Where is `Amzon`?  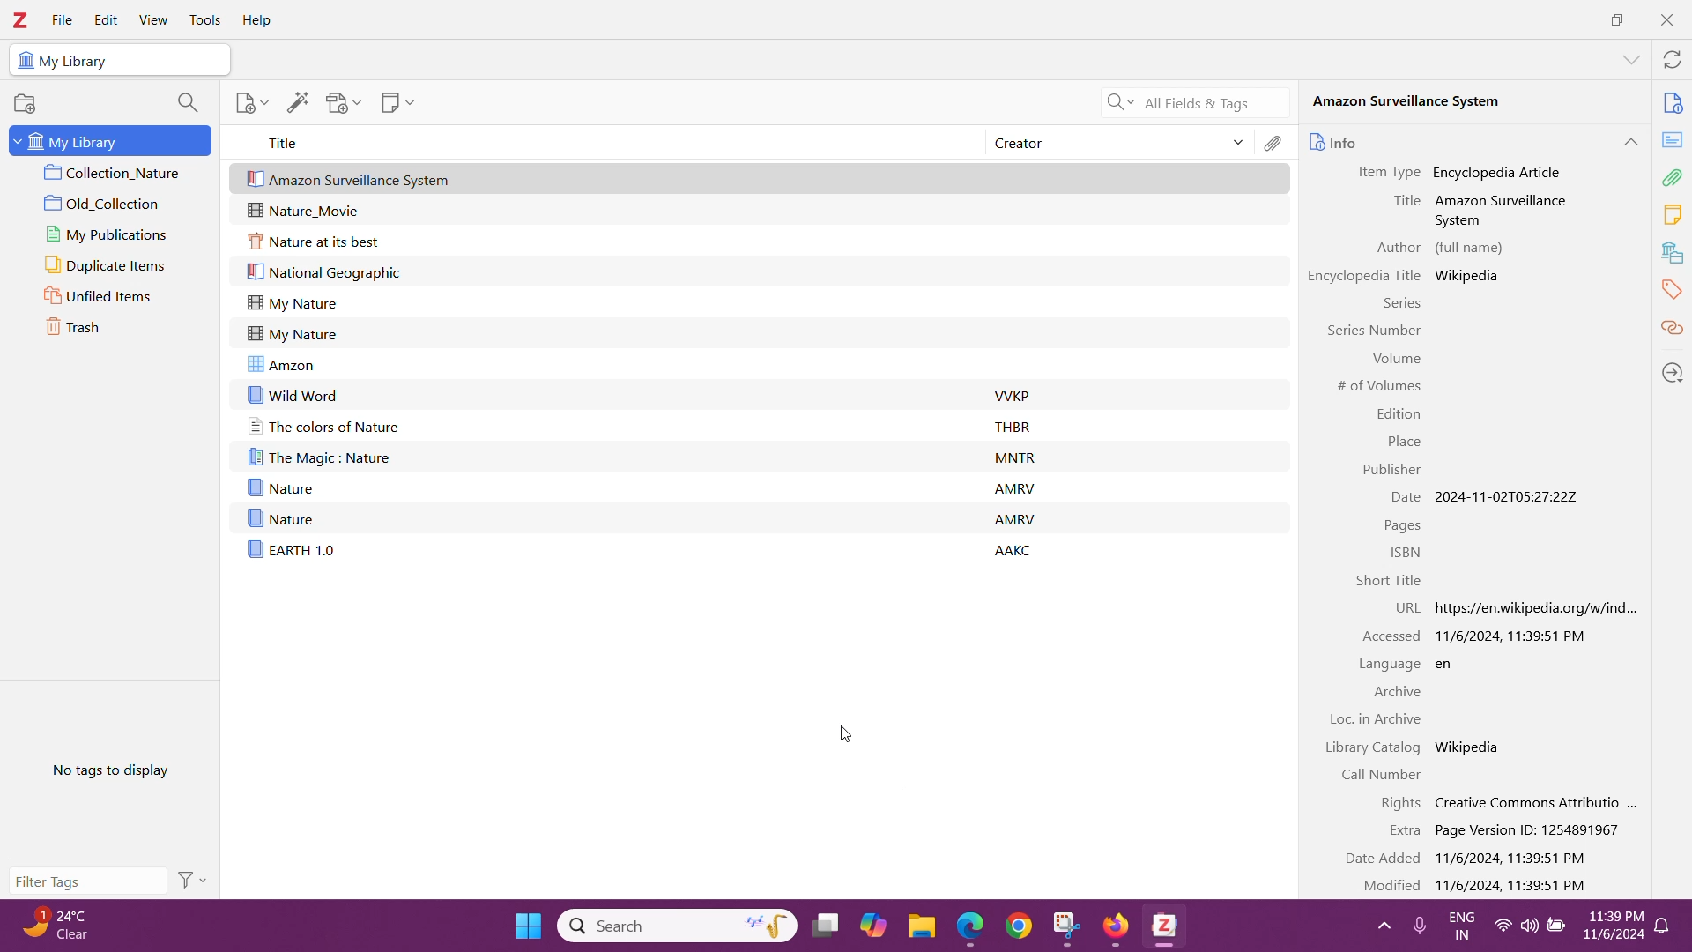
Amzon is located at coordinates (283, 362).